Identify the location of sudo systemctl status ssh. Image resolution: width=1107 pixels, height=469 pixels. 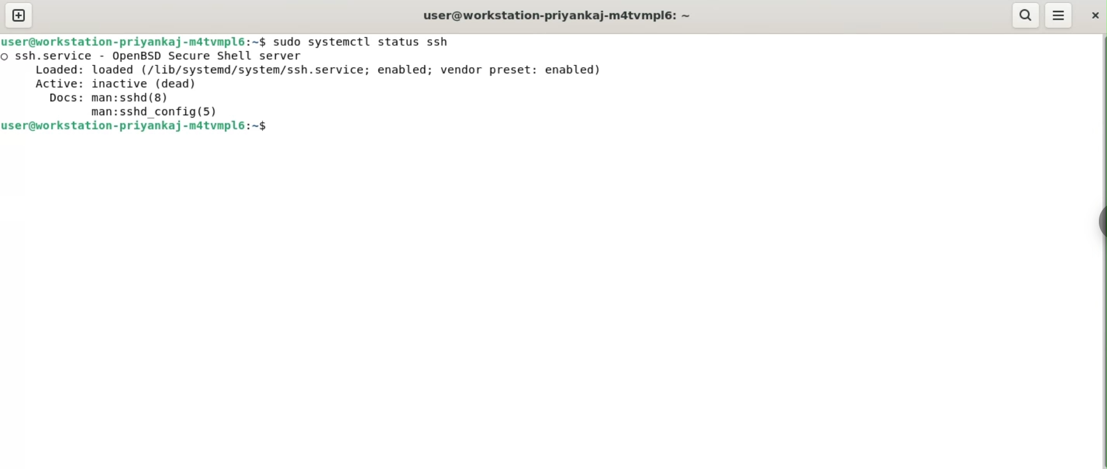
(369, 41).